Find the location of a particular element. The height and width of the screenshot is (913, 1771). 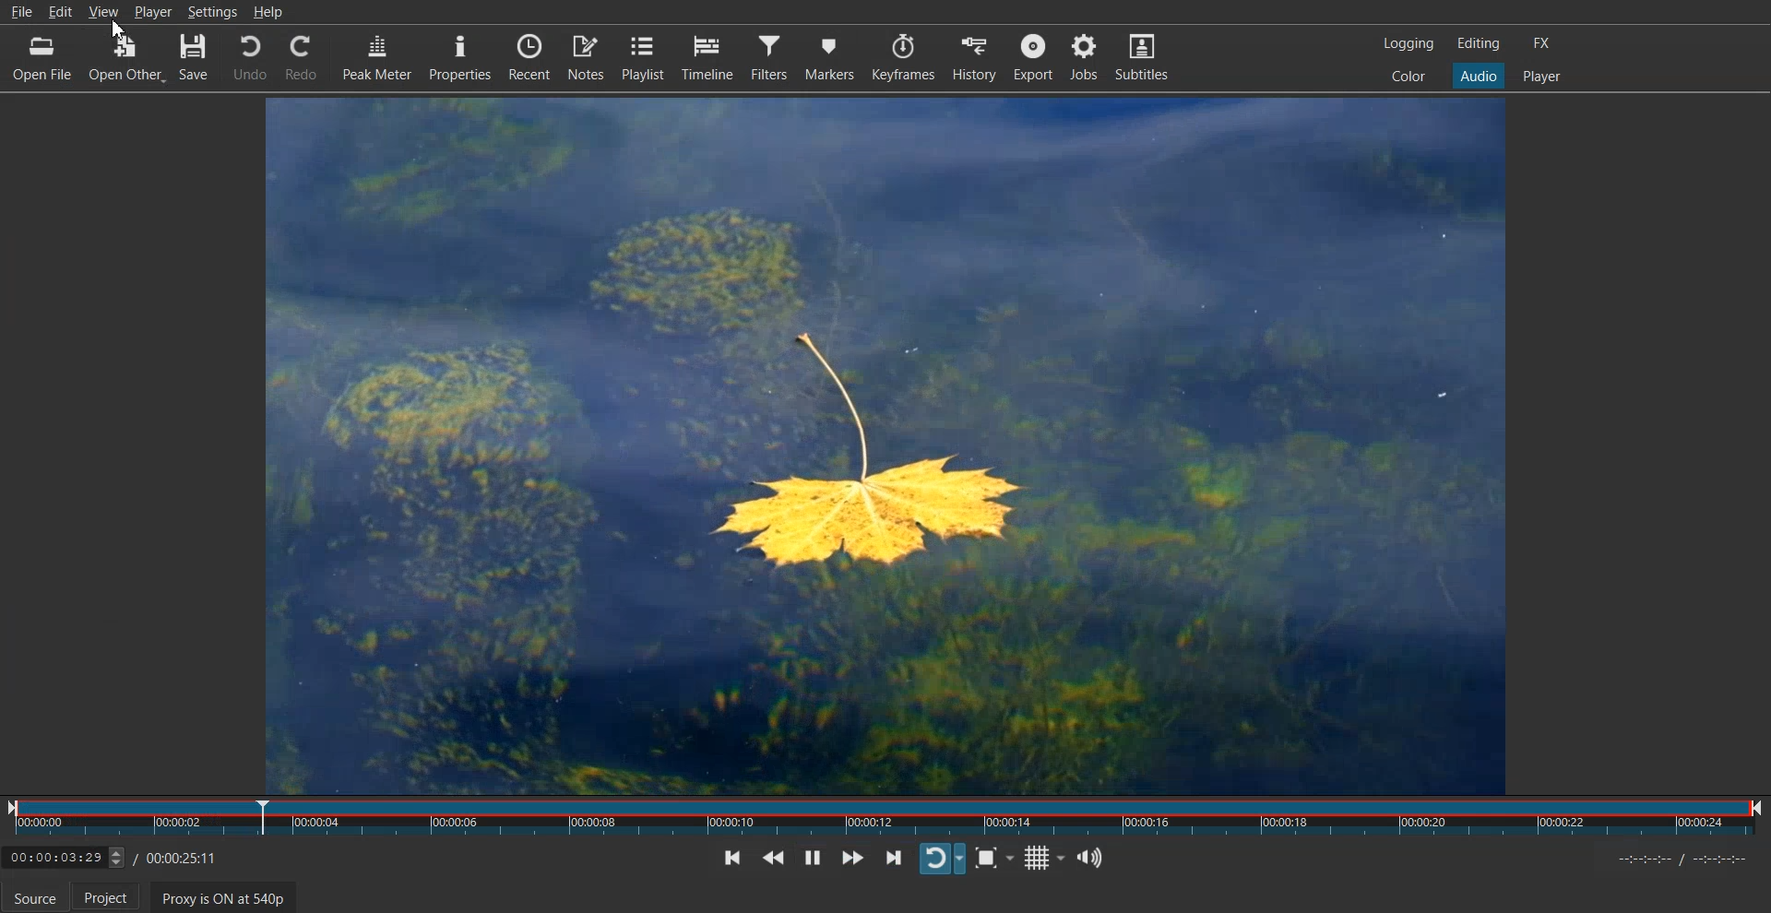

Logging is located at coordinates (1409, 43).